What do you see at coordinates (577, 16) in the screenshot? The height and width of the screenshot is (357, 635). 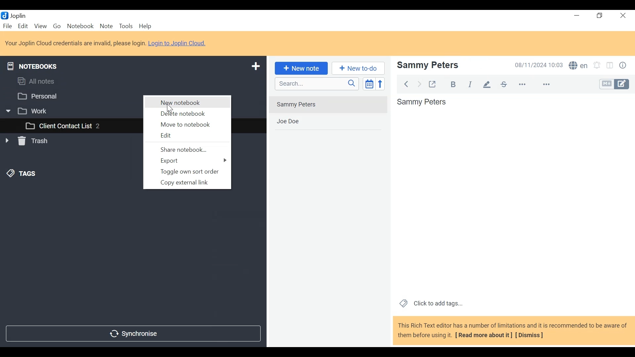 I see `minimize` at bounding box center [577, 16].